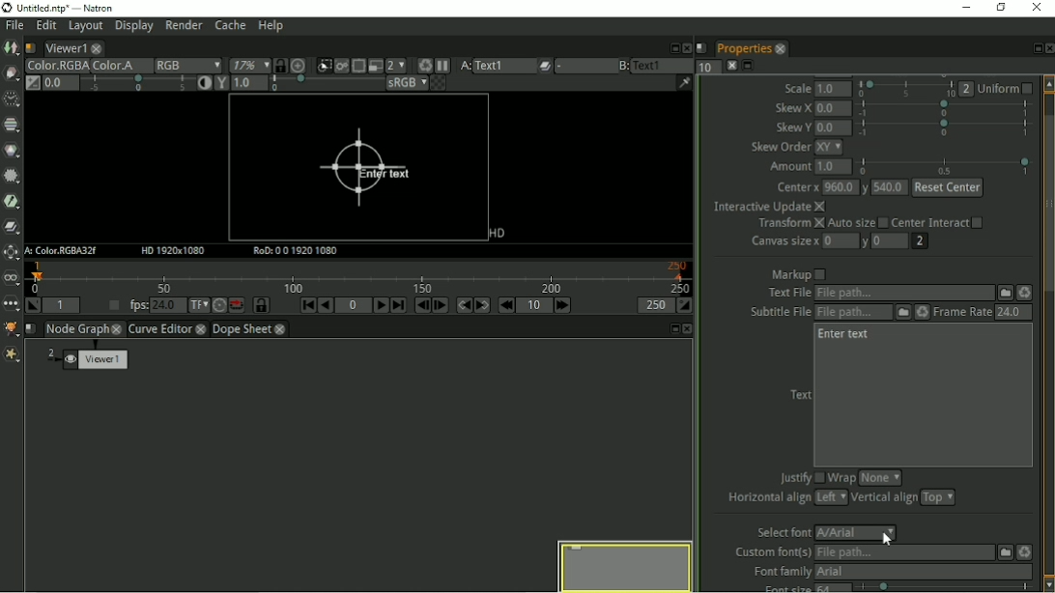 Image resolution: width=1055 pixels, height=593 pixels. I want to click on Close, so click(1048, 48).